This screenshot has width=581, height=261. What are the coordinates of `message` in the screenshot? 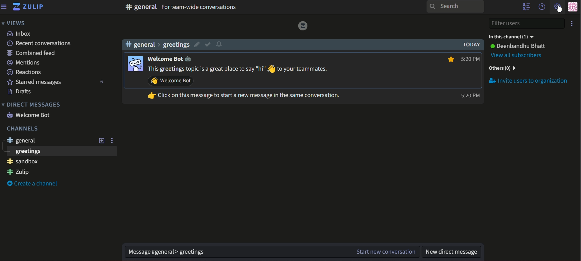 It's located at (250, 83).